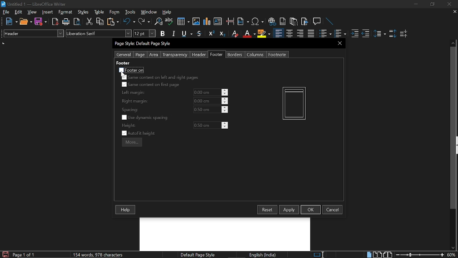  Describe the element at coordinates (146, 118) in the screenshot. I see `Use dynamic spacing` at that location.